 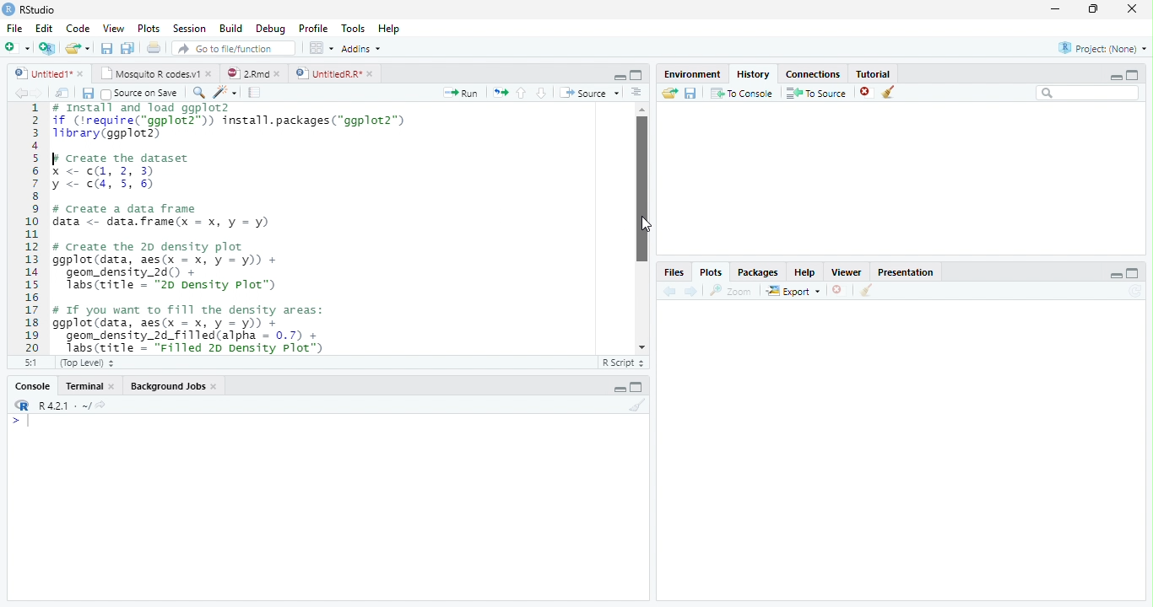 I want to click on print current file, so click(x=154, y=47).